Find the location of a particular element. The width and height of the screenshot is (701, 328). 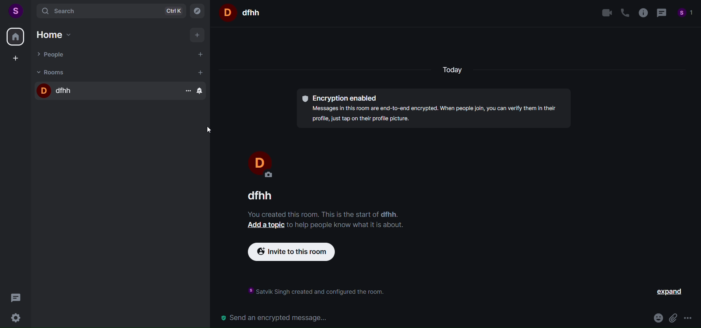

people is located at coordinates (686, 13).